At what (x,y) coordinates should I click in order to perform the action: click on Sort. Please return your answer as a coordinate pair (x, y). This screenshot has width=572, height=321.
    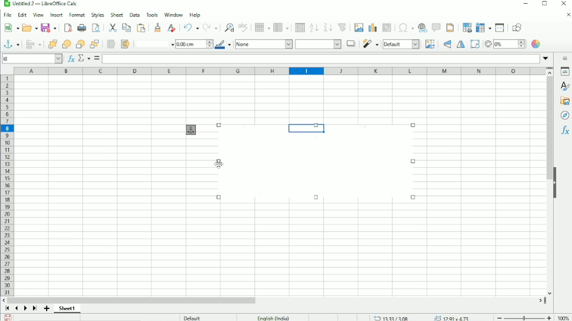
    Looking at the image, I should click on (299, 27).